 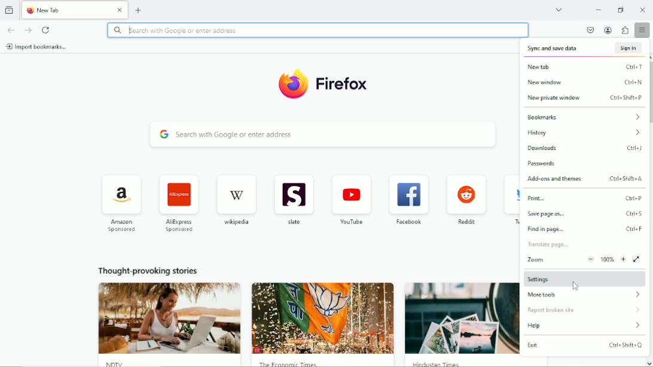 What do you see at coordinates (641, 10) in the screenshot?
I see `Close` at bounding box center [641, 10].